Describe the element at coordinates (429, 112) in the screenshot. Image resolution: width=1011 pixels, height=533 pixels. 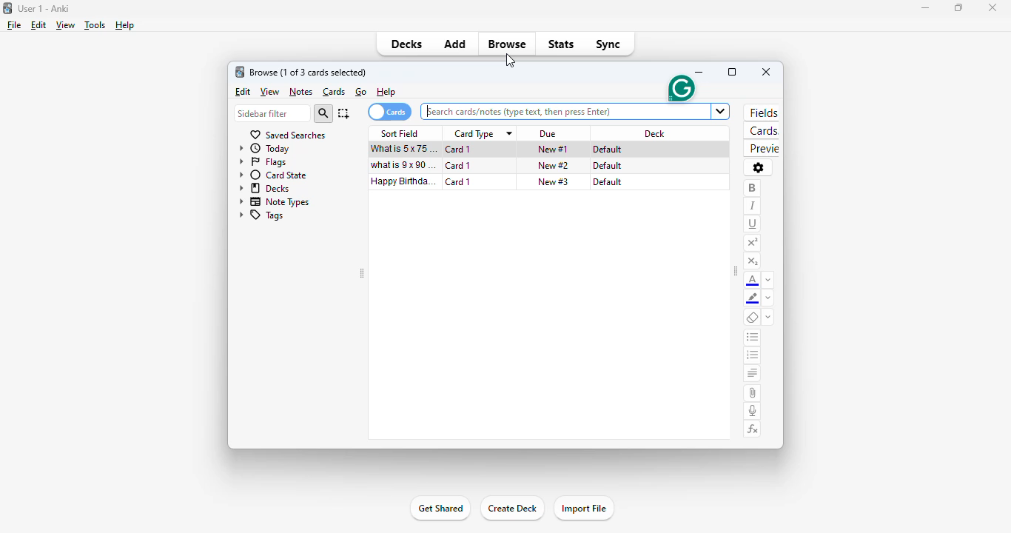
I see `cursor typing` at that location.